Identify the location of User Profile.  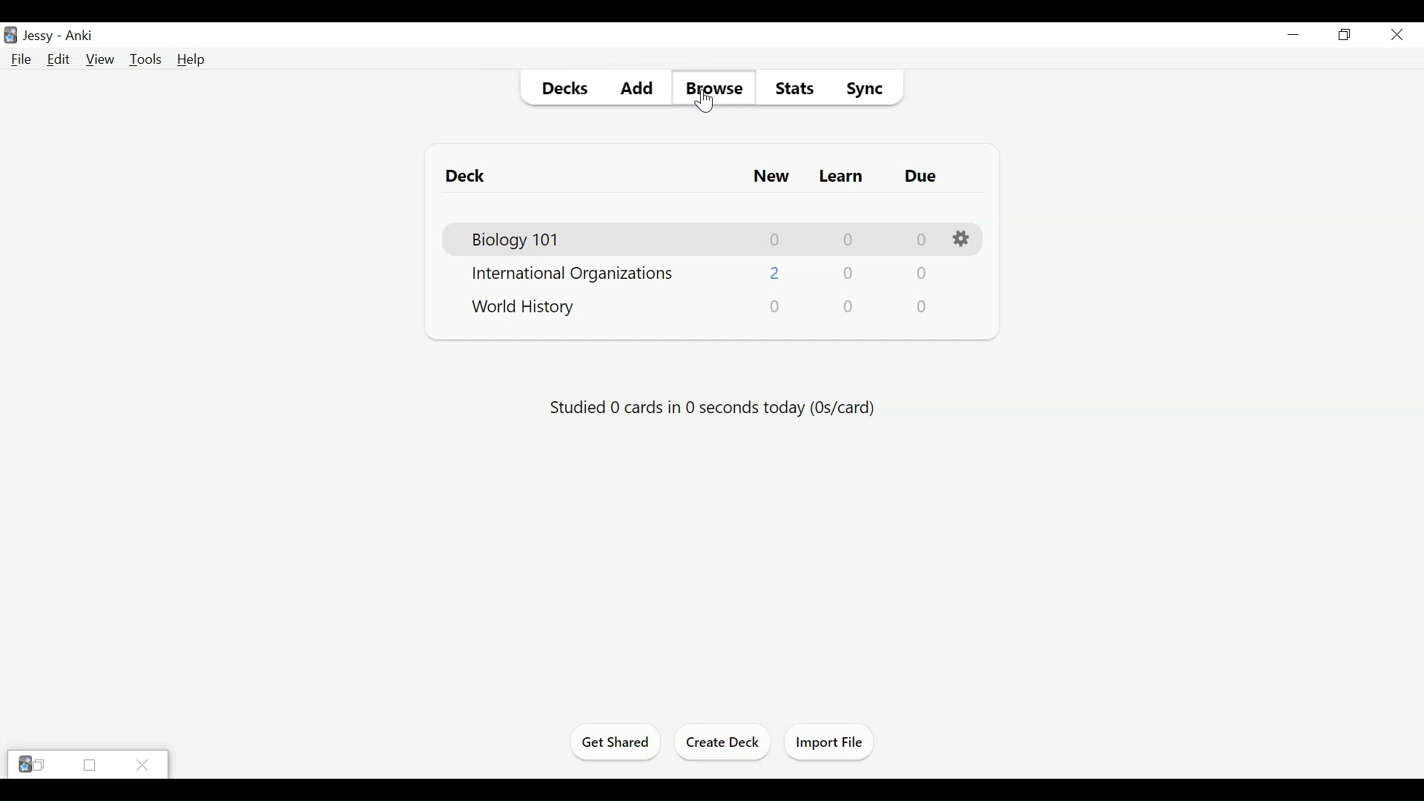
(38, 37).